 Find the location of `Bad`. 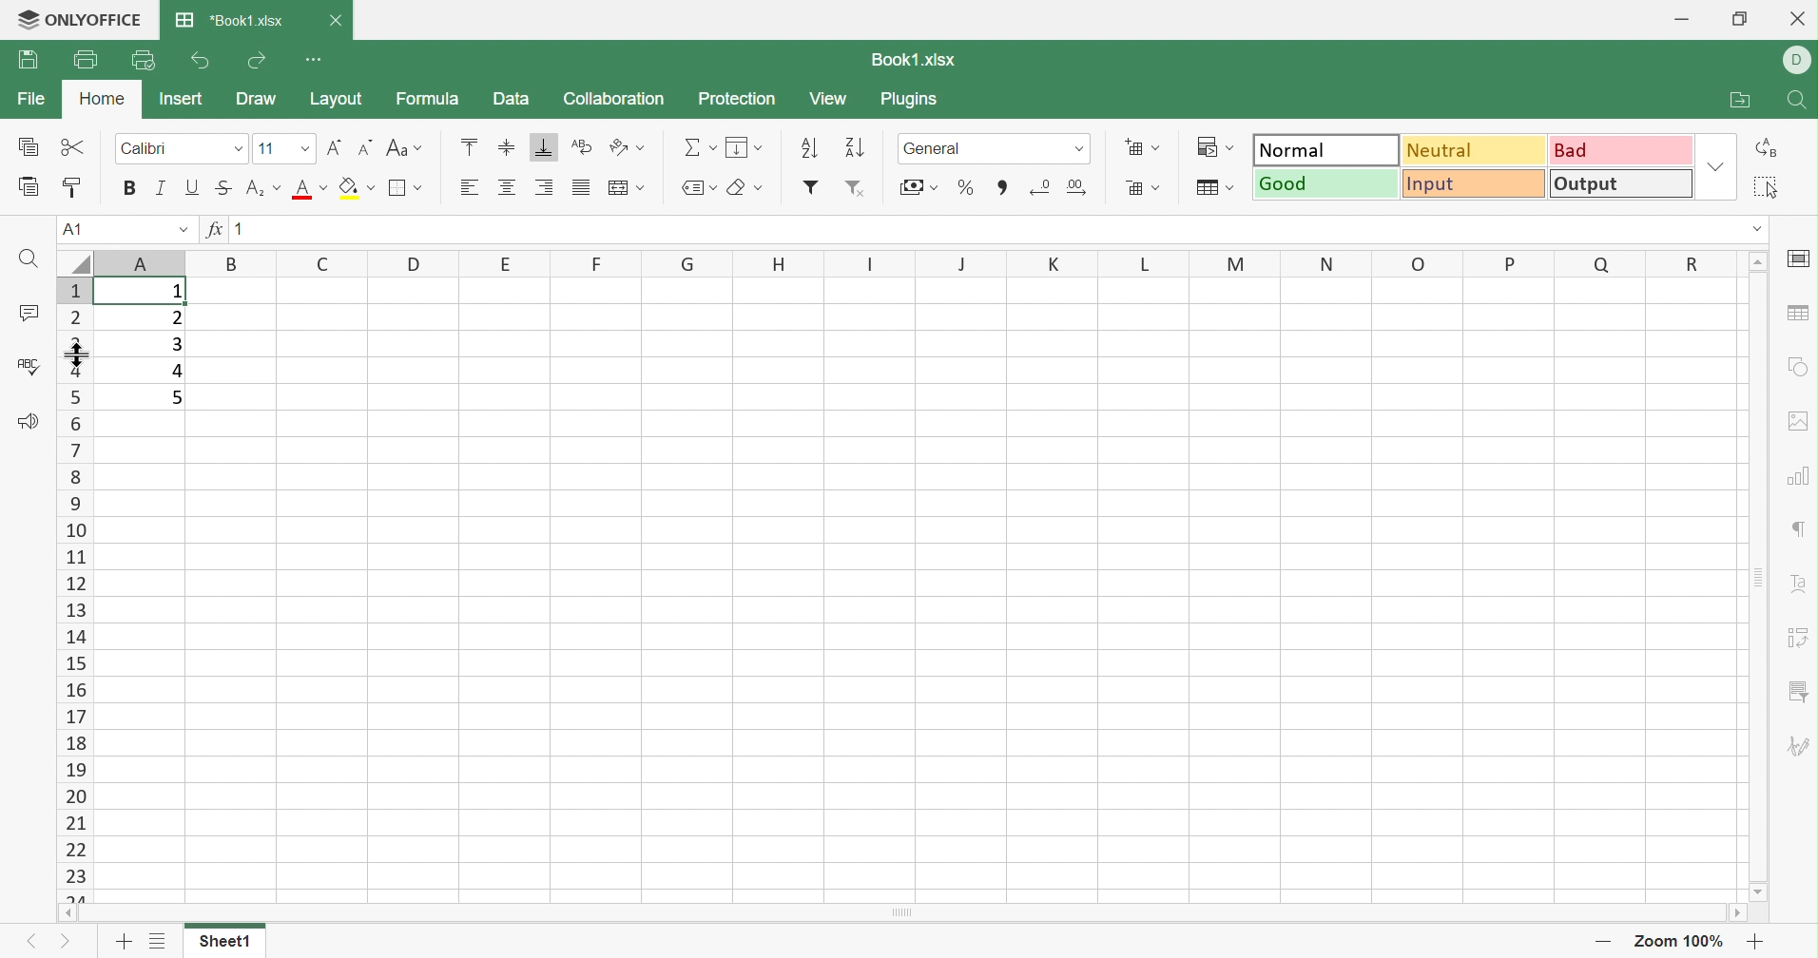

Bad is located at coordinates (1618, 151).